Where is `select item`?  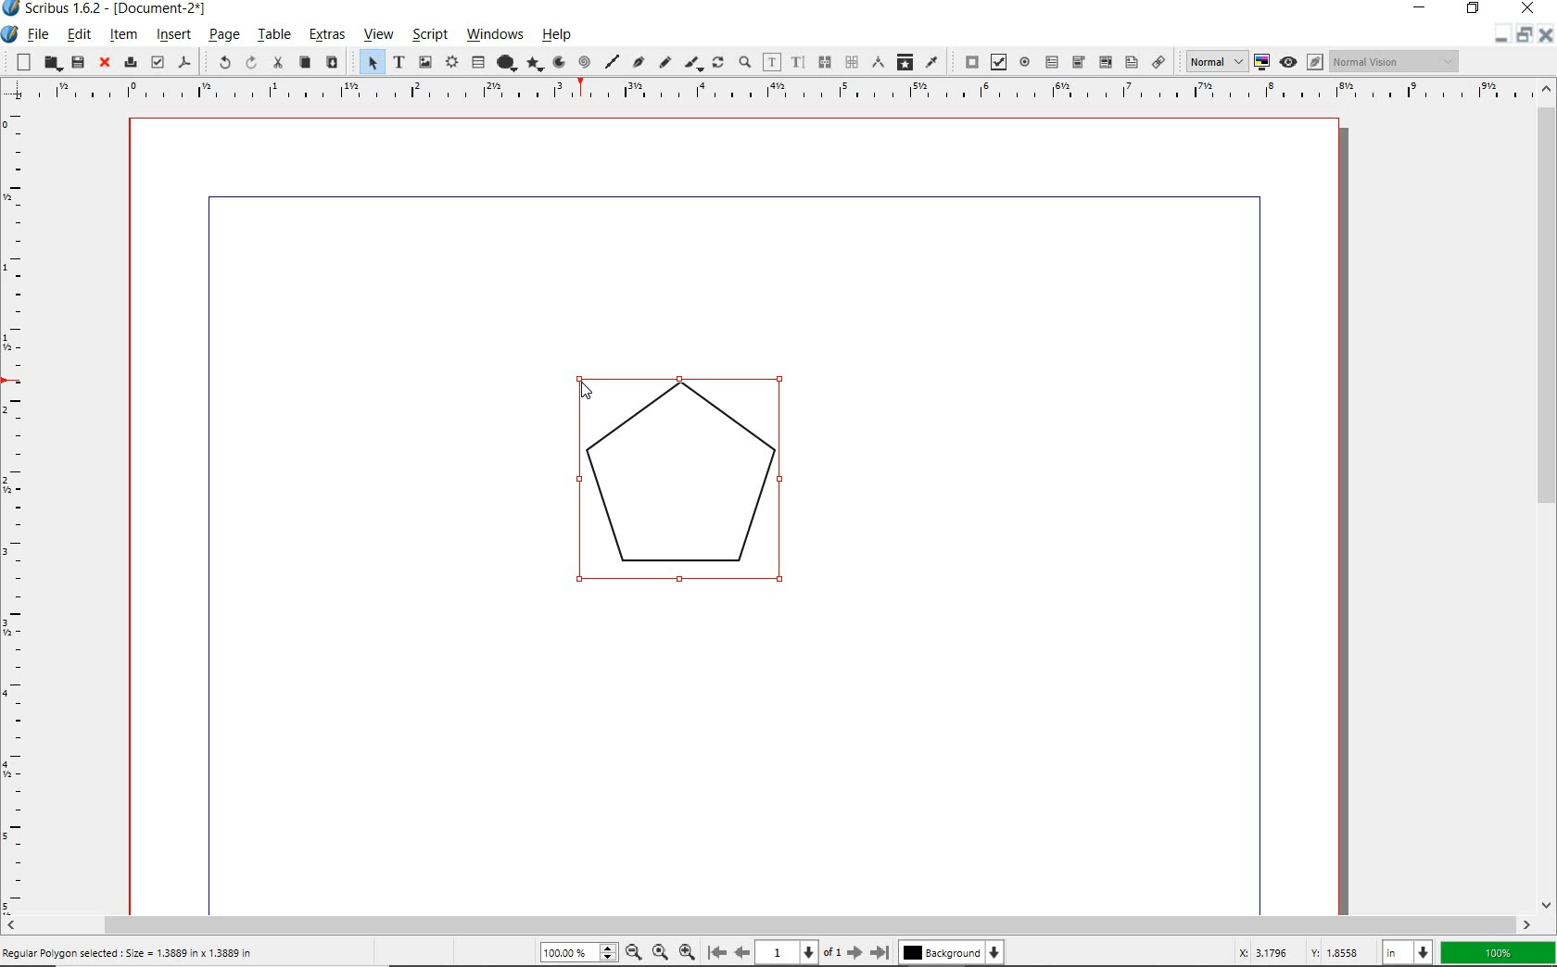 select item is located at coordinates (368, 62).